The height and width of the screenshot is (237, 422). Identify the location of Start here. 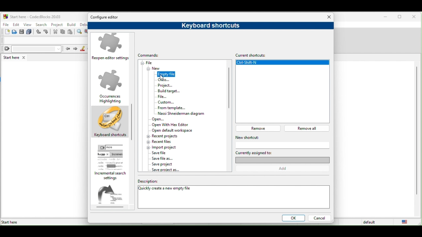
(10, 222).